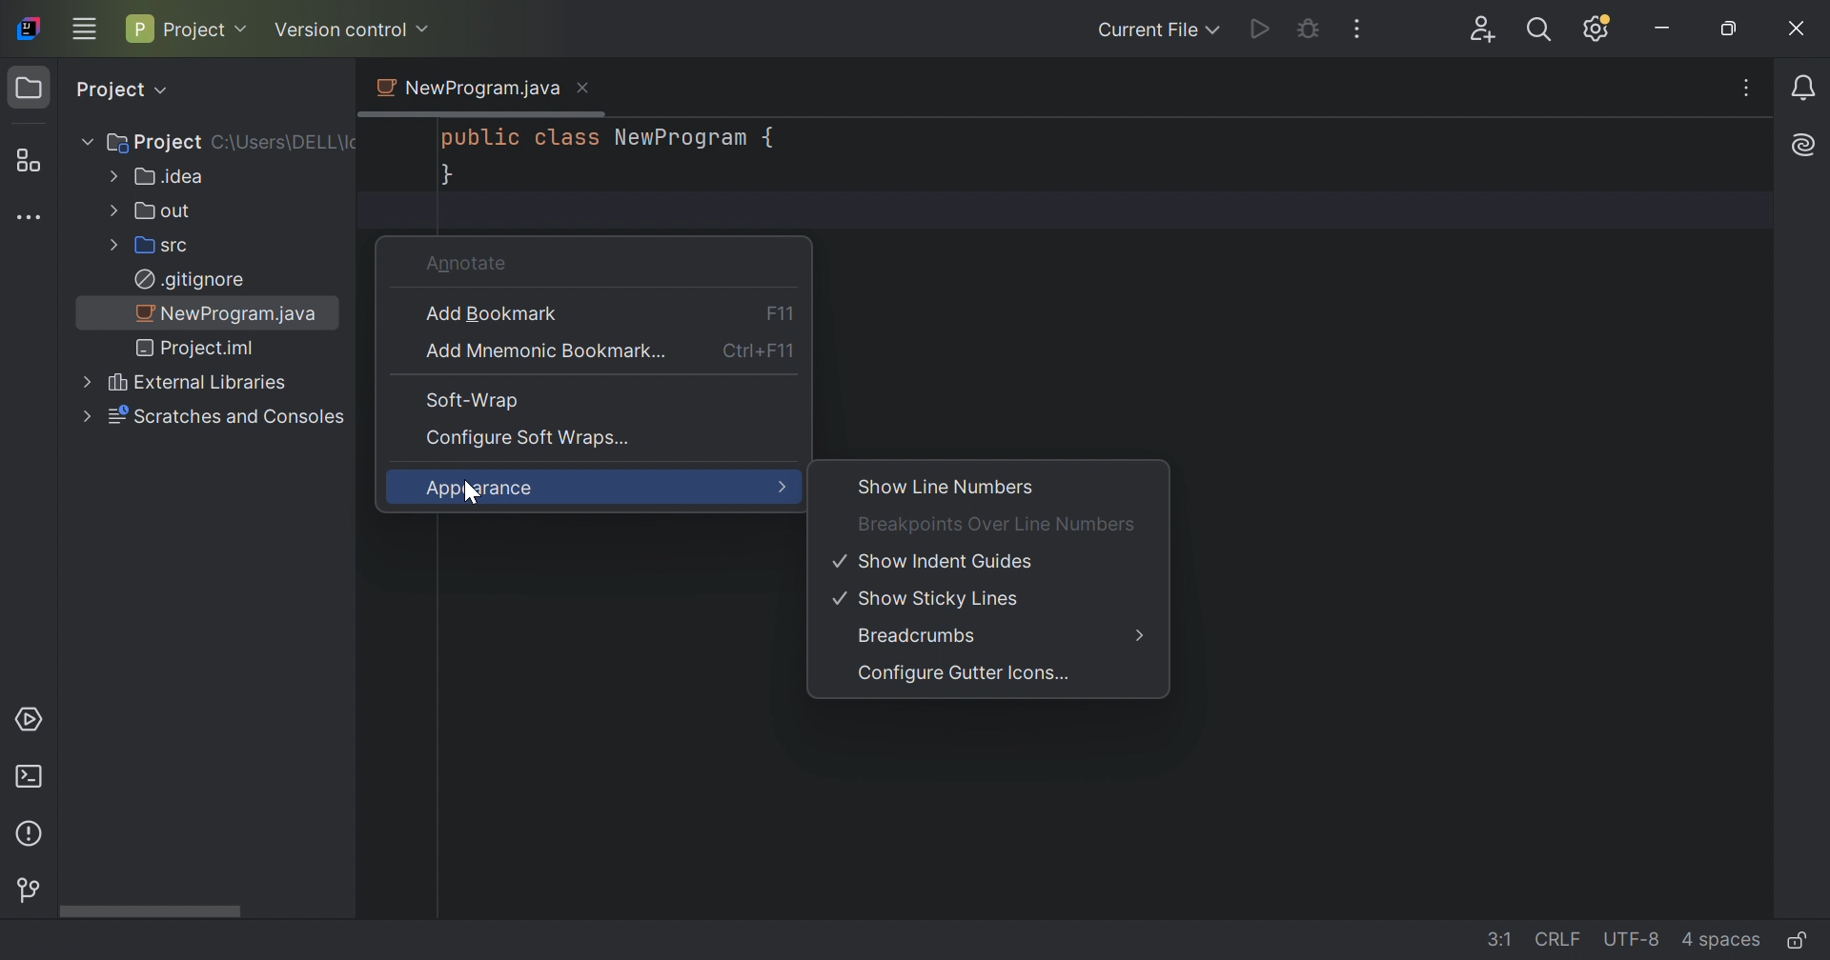  Describe the element at coordinates (83, 417) in the screenshot. I see `Drop Down` at that location.